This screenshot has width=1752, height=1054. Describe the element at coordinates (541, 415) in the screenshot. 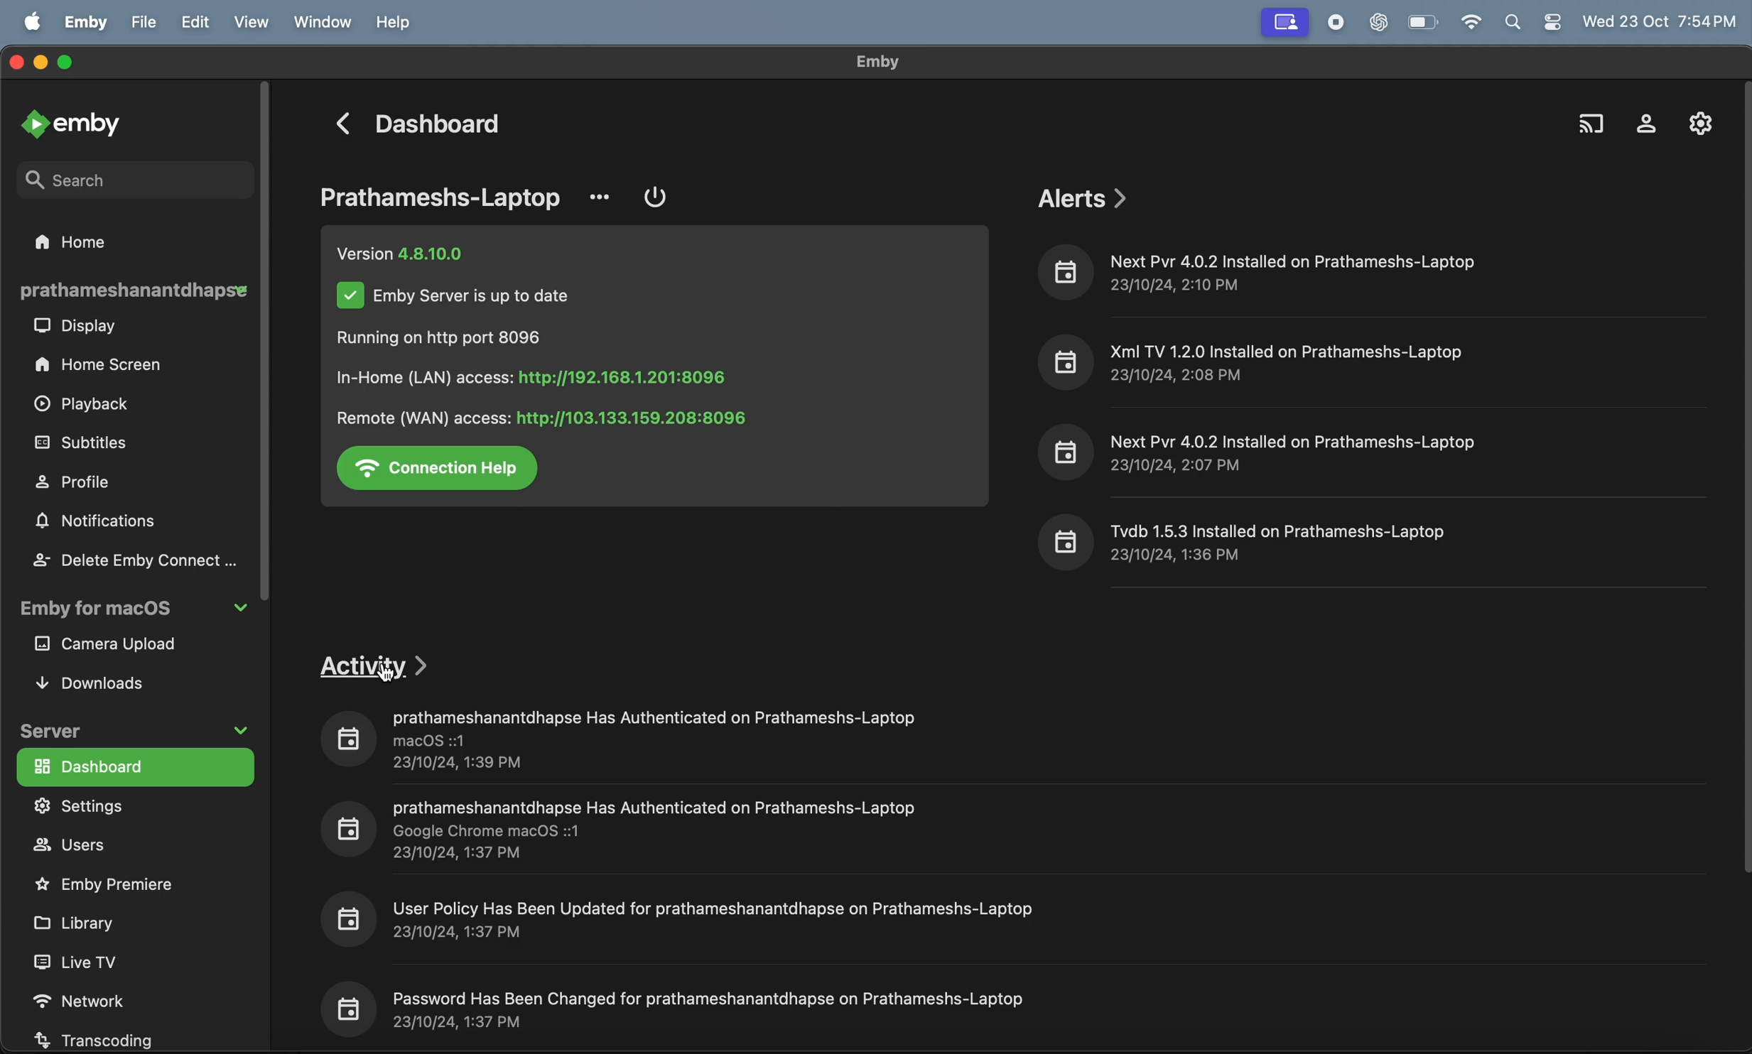

I see `Remote (WAN) access: http://103.133.159.208:8096` at that location.